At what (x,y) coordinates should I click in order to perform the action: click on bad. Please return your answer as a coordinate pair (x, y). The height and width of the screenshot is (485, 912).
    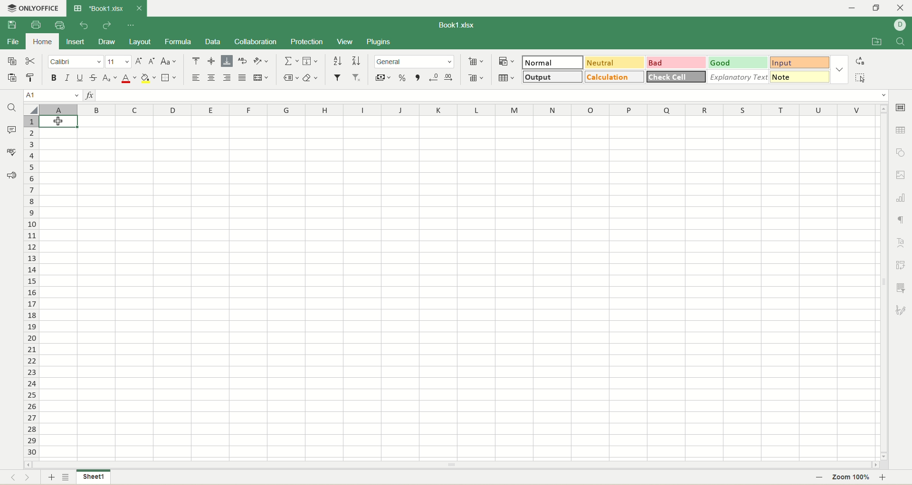
    Looking at the image, I should click on (677, 63).